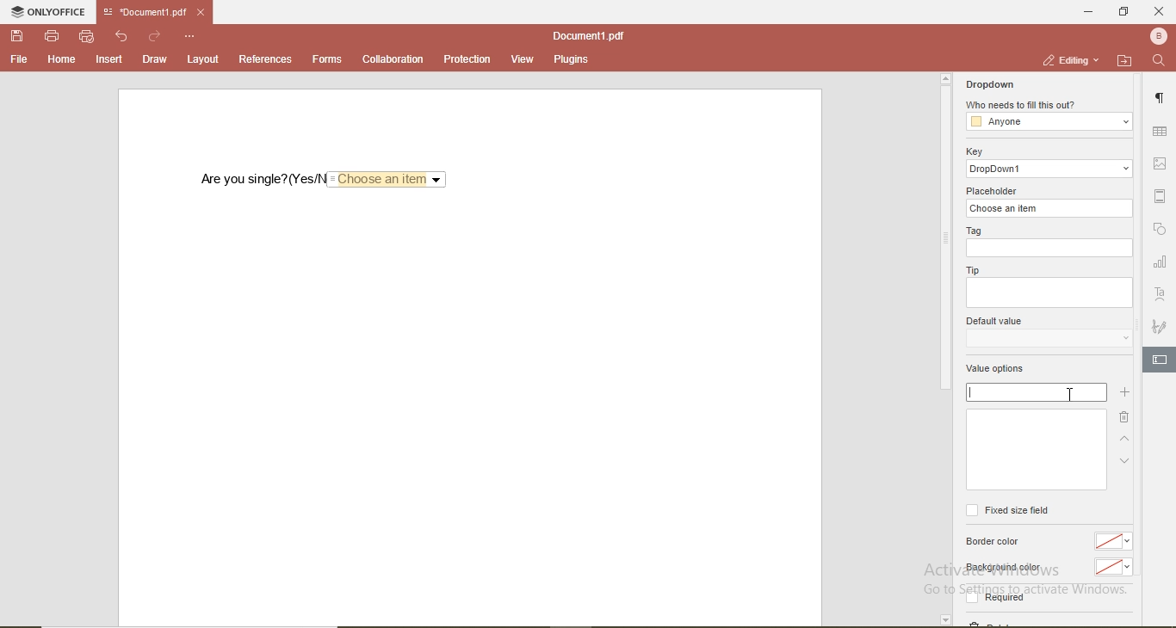 The height and width of the screenshot is (628, 1176). I want to click on border color, so click(993, 544).